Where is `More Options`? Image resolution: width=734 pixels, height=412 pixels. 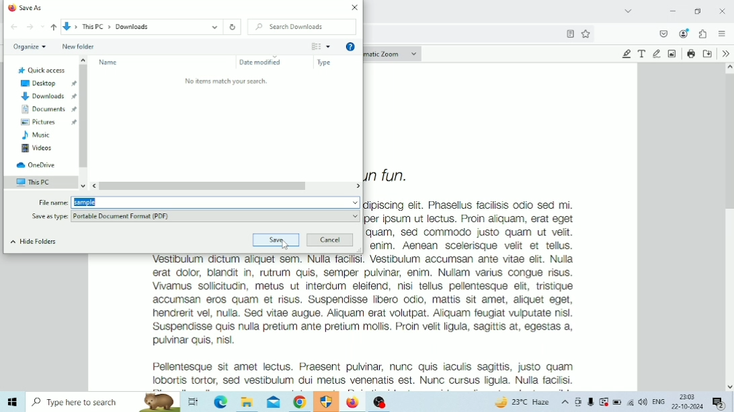
More Options is located at coordinates (323, 46).